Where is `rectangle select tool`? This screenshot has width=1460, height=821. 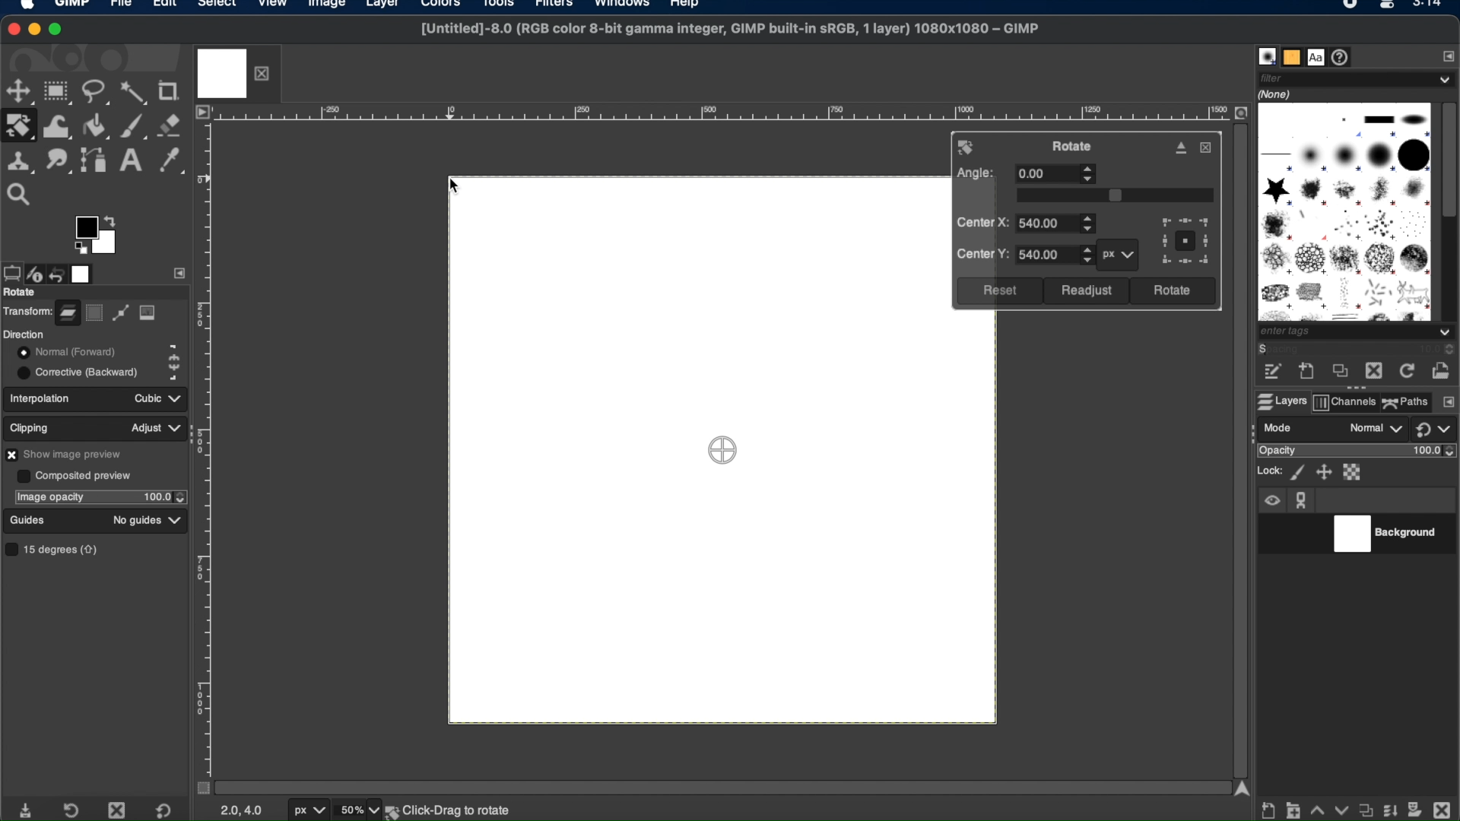
rectangle select tool is located at coordinates (59, 92).